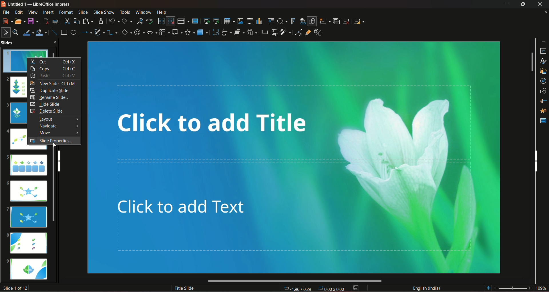  What do you see at coordinates (271, 21) in the screenshot?
I see `insert text box` at bounding box center [271, 21].